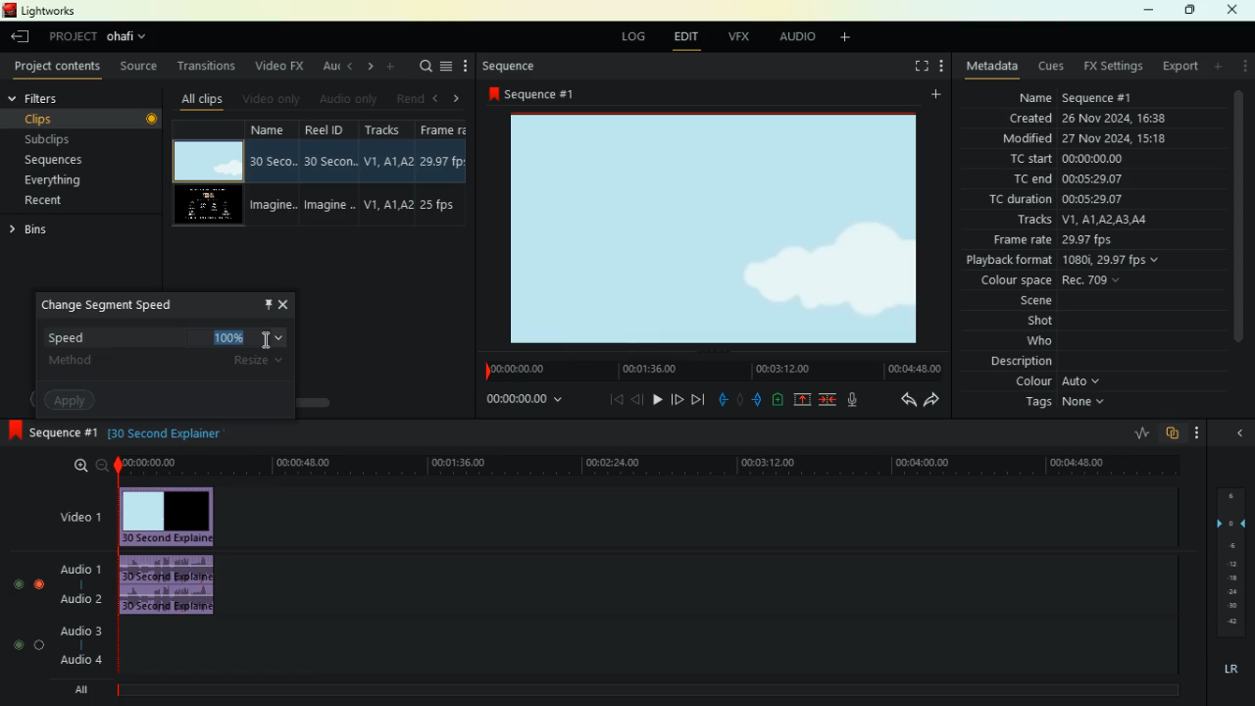  I want to click on lightworks, so click(48, 11).